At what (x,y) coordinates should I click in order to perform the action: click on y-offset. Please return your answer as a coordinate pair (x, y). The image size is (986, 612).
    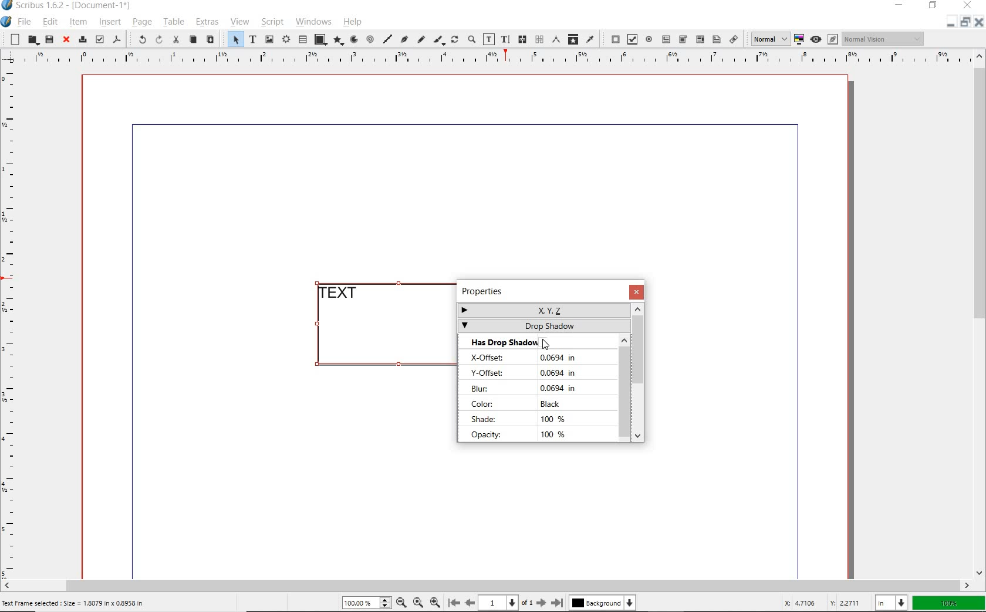
    Looking at the image, I should click on (528, 373).